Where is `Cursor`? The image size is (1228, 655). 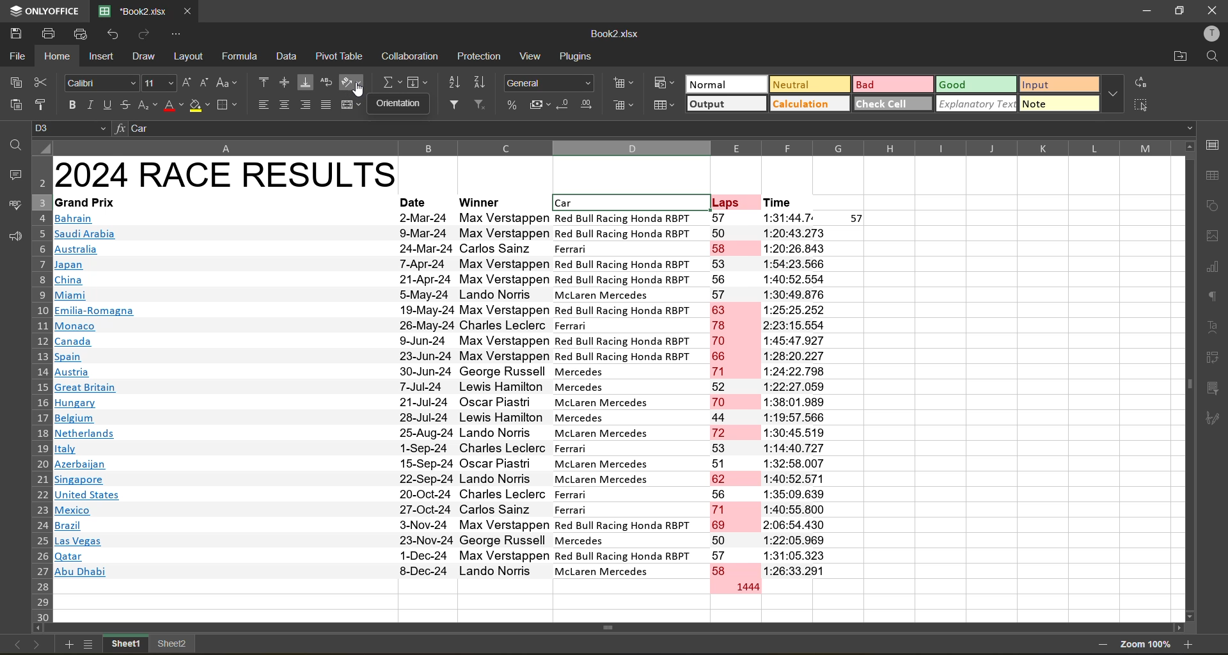
Cursor is located at coordinates (356, 91).